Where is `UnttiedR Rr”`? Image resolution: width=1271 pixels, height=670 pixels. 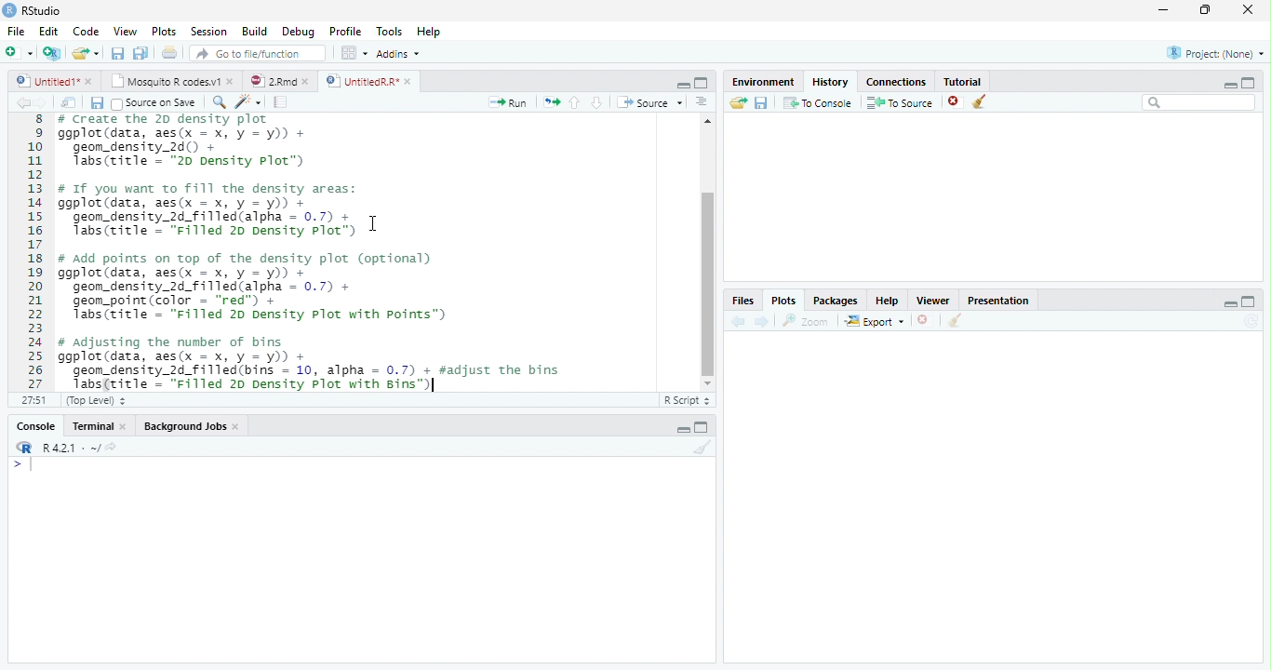 UnttiedR Rr” is located at coordinates (360, 80).